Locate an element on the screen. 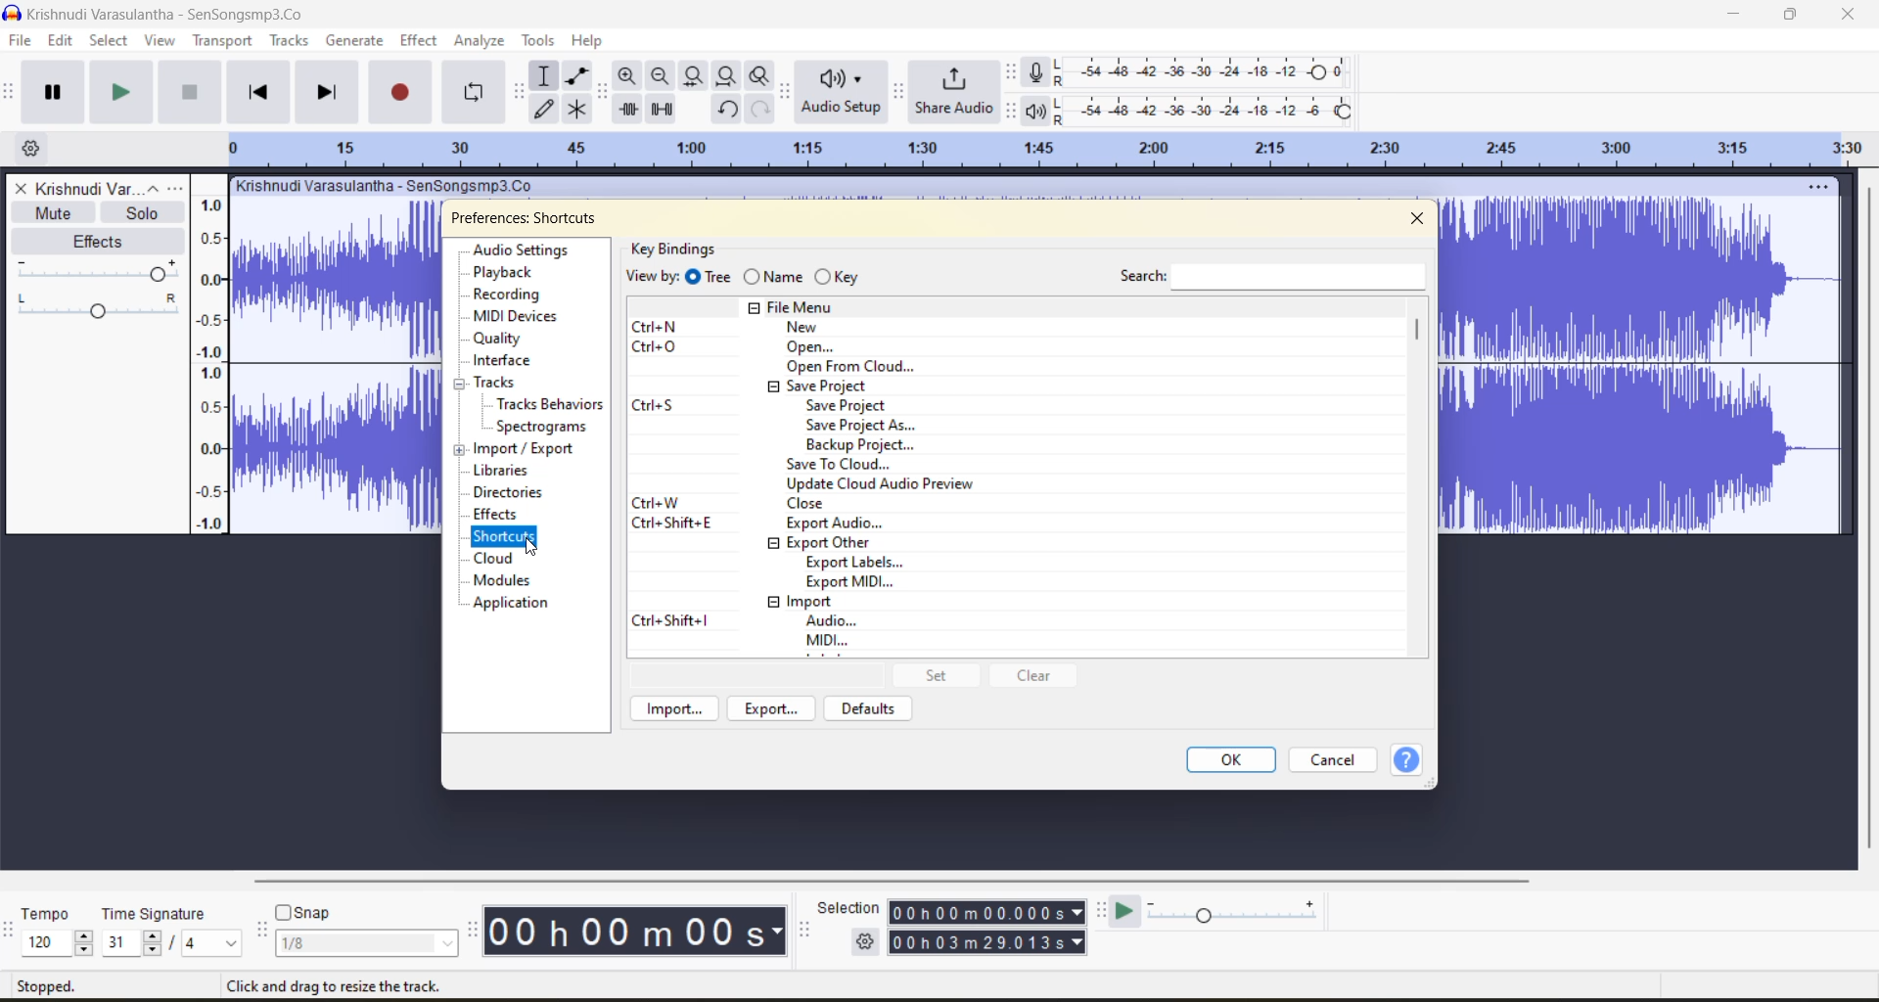 This screenshot has height=1002, width=1879. stopped is located at coordinates (51, 986).